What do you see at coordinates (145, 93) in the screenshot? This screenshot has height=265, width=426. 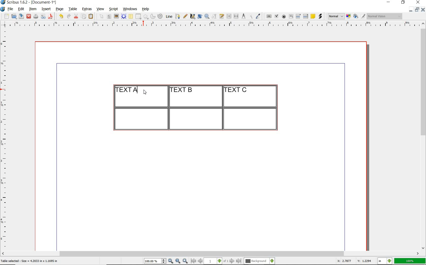 I see `cursor` at bounding box center [145, 93].